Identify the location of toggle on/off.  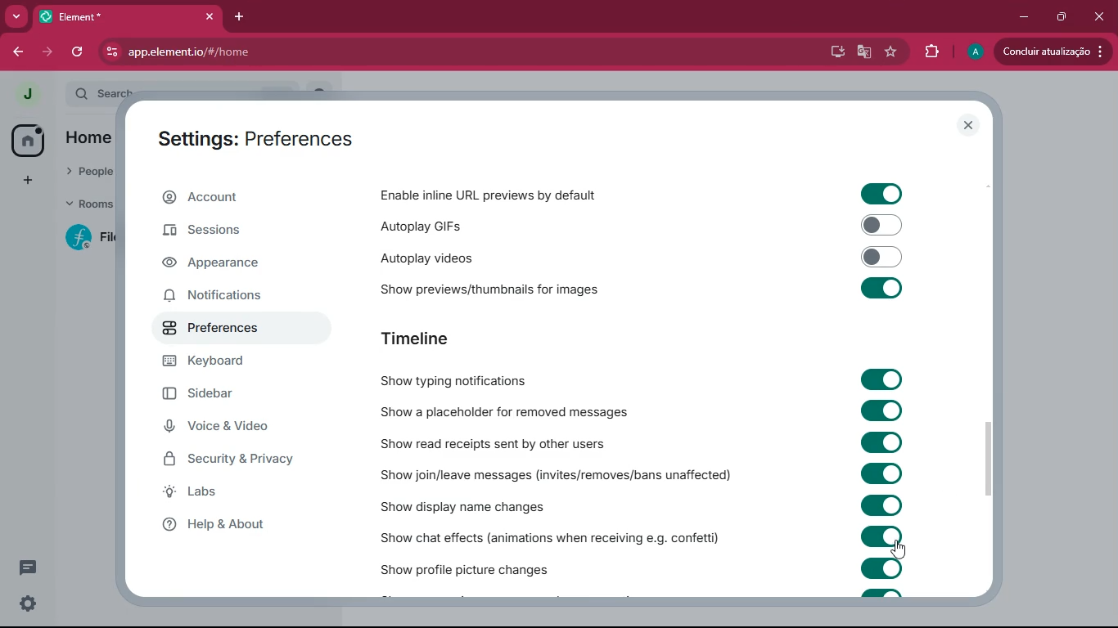
(881, 505).